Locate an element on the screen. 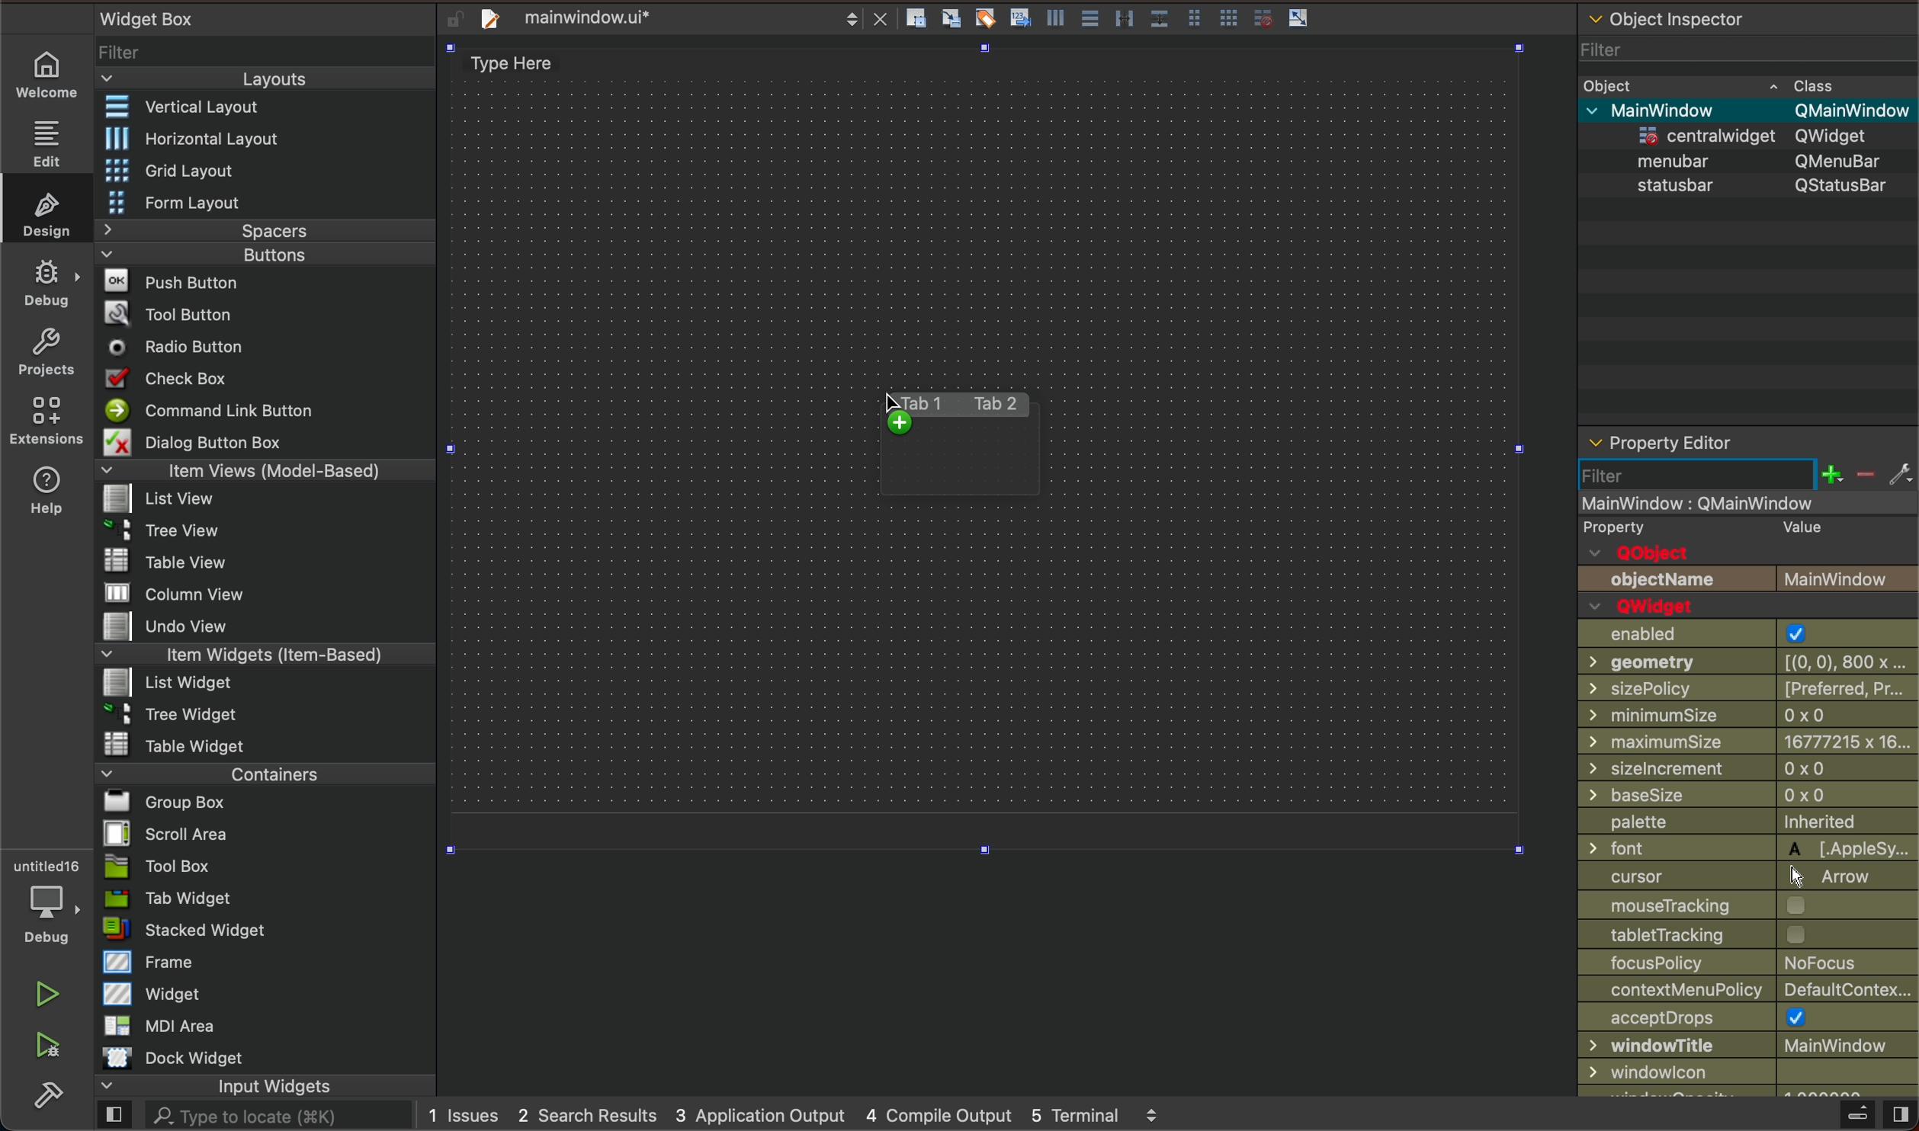 This screenshot has height=1131, width=1919. font is located at coordinates (1746, 848).